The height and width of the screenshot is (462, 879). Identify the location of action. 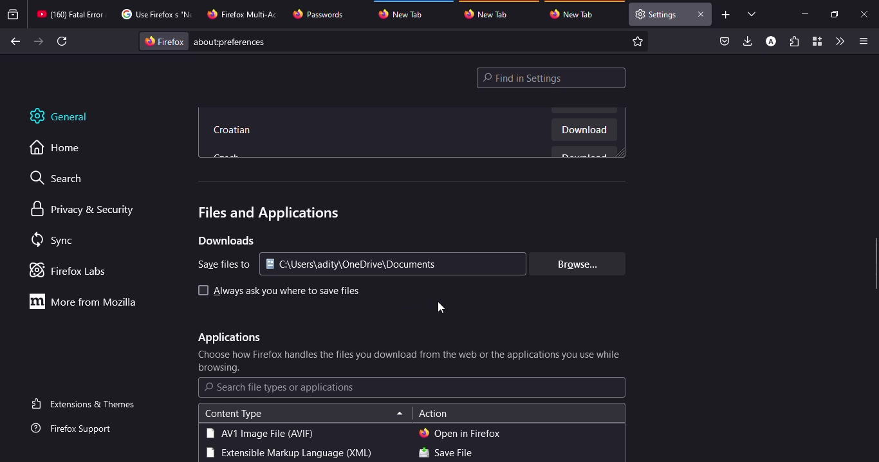
(433, 414).